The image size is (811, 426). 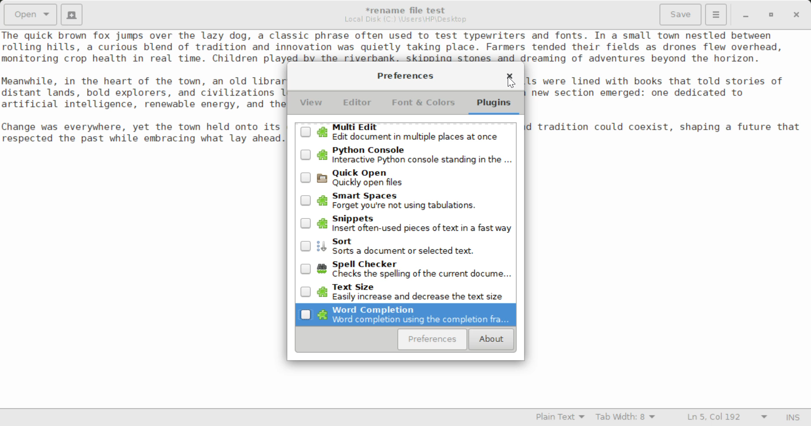 What do you see at coordinates (359, 105) in the screenshot?
I see `Editor Tab` at bounding box center [359, 105].